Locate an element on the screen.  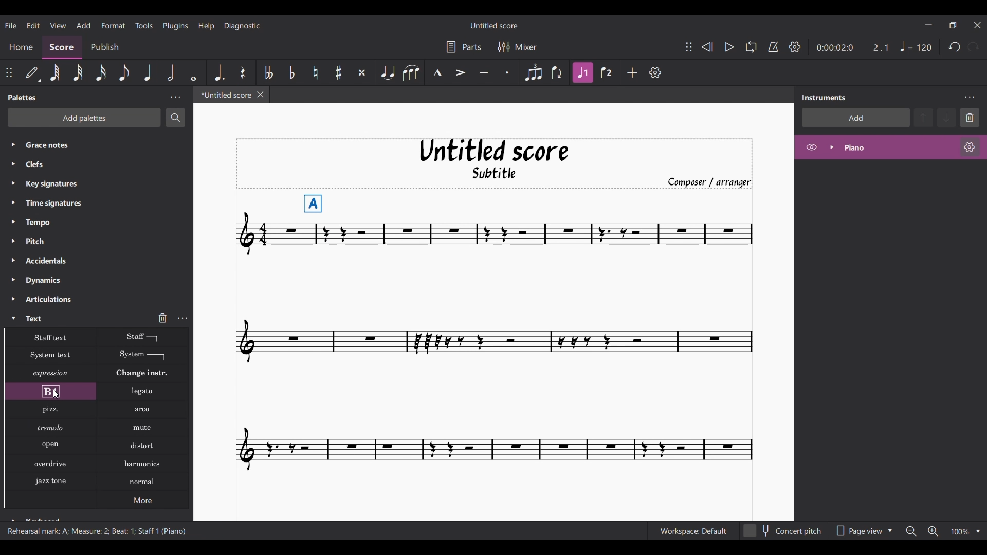
Change position of toolbar attached is located at coordinates (689, 47).